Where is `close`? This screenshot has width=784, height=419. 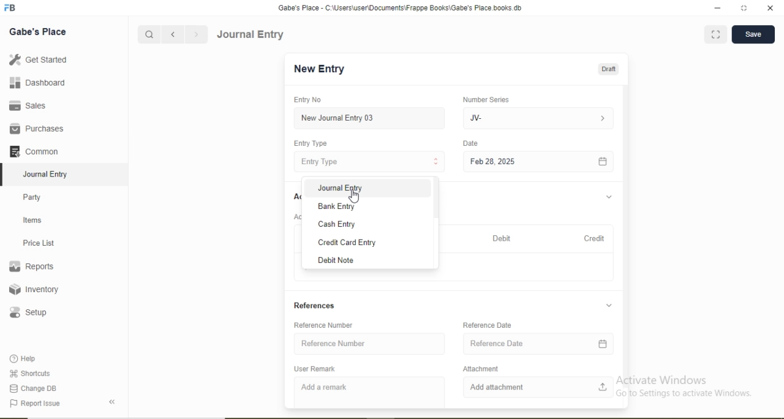 close is located at coordinates (771, 8).